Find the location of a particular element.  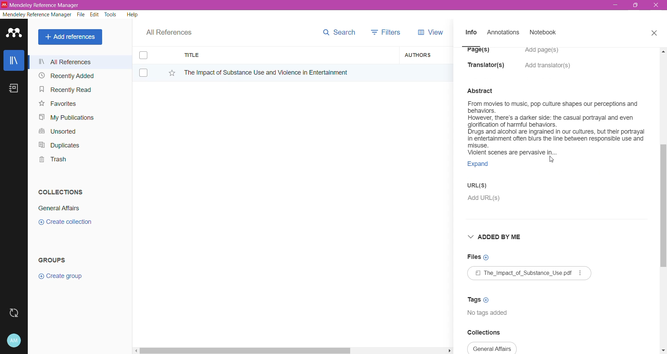

Added By Me is located at coordinates (493, 240).